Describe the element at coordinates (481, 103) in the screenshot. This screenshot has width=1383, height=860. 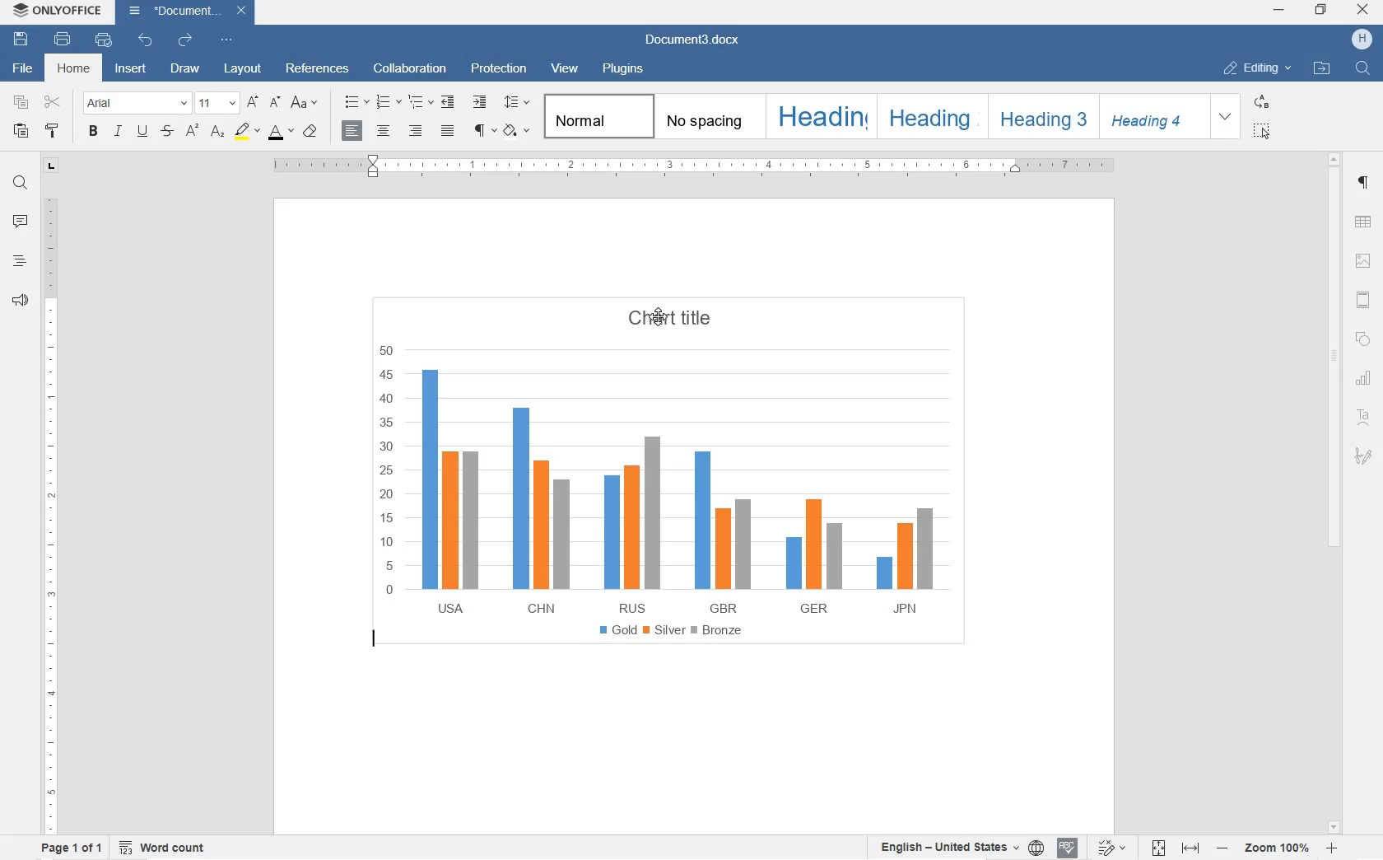
I see `INCREASE INDENT` at that location.